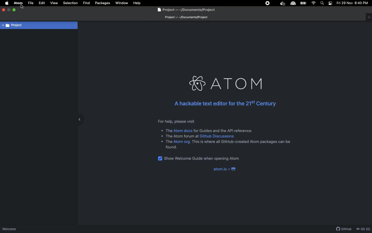 The height and width of the screenshot is (233, 372). What do you see at coordinates (223, 170) in the screenshot?
I see `atom.io x android ` at bounding box center [223, 170].